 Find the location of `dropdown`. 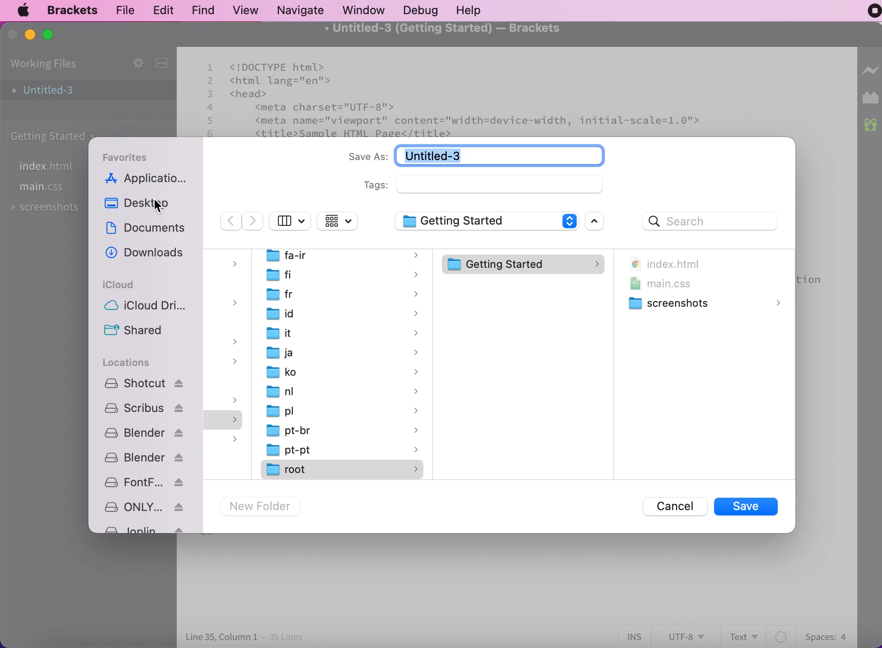

dropdown is located at coordinates (234, 303).